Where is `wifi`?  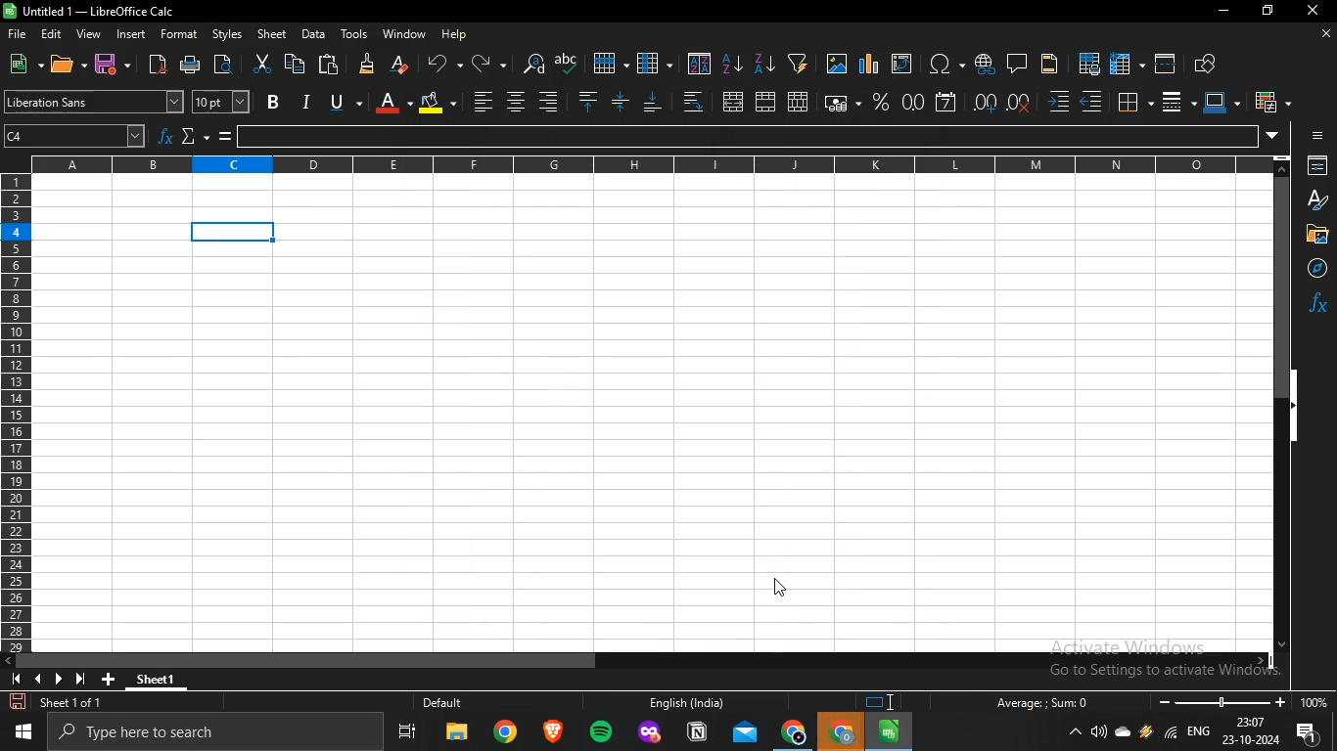
wifi is located at coordinates (1171, 736).